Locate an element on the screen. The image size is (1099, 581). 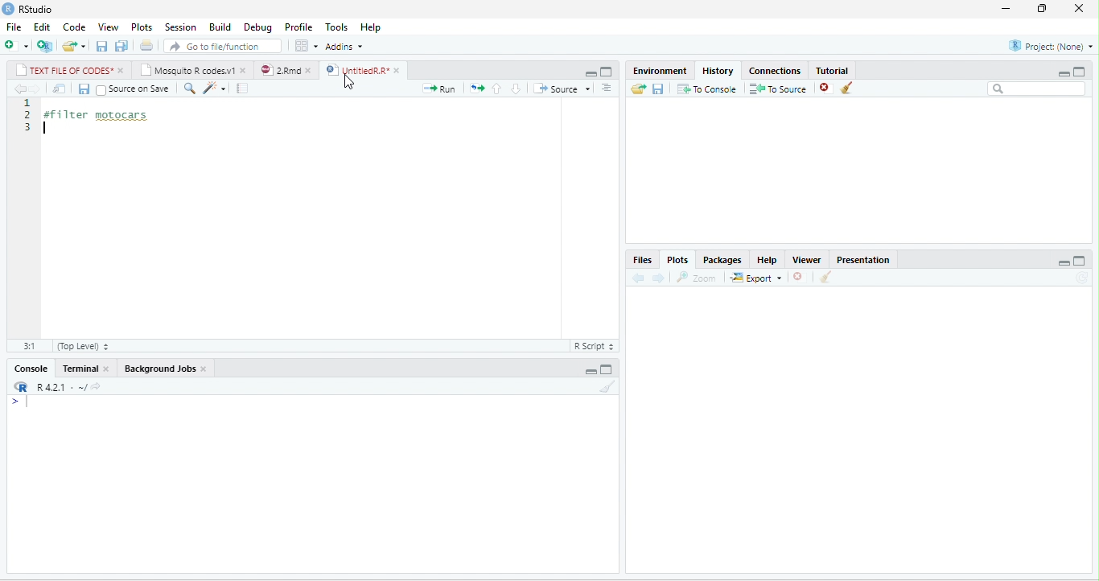
close is located at coordinates (1079, 8).